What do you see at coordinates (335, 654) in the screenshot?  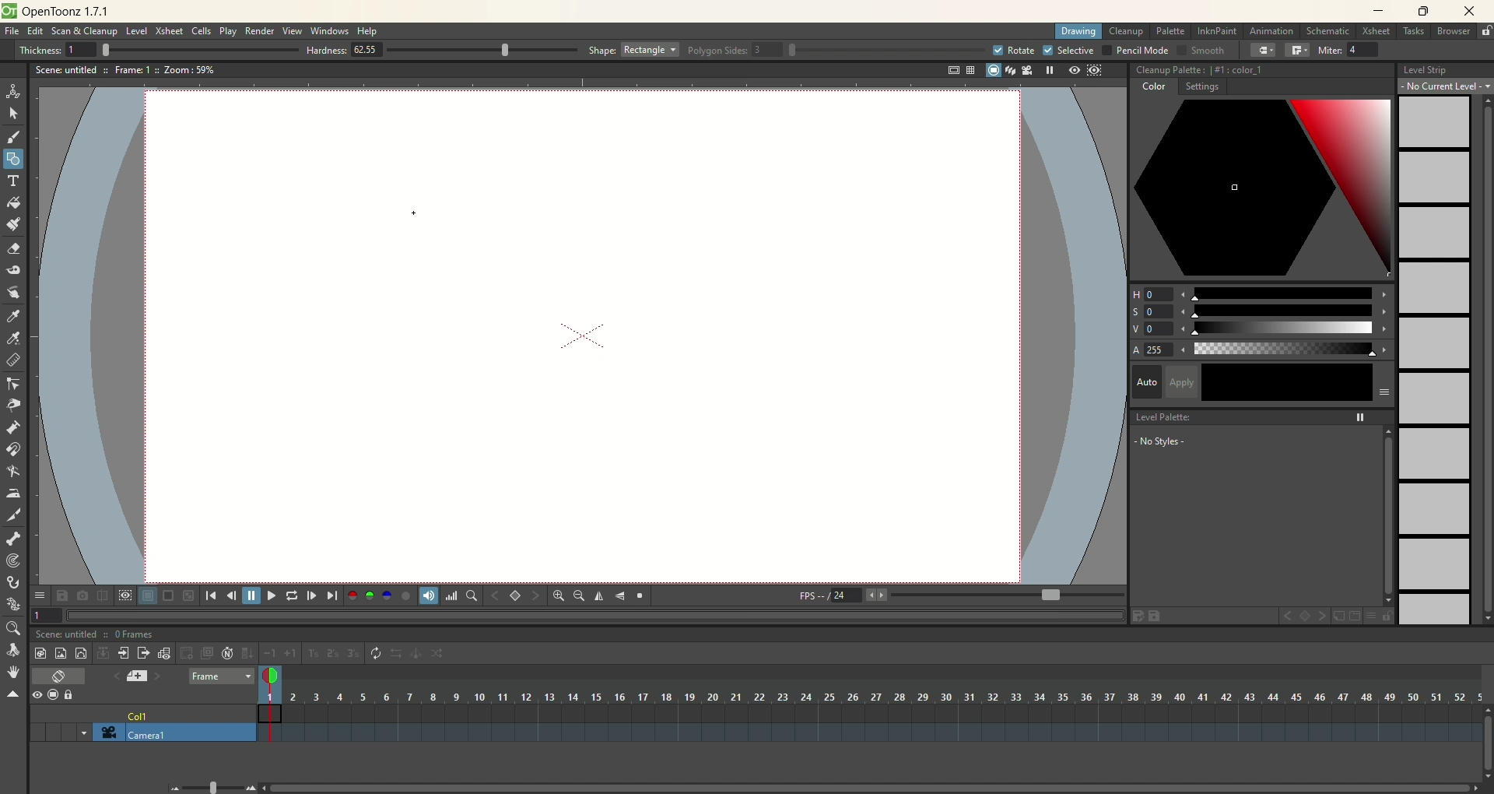 I see `reframe on 2's` at bounding box center [335, 654].